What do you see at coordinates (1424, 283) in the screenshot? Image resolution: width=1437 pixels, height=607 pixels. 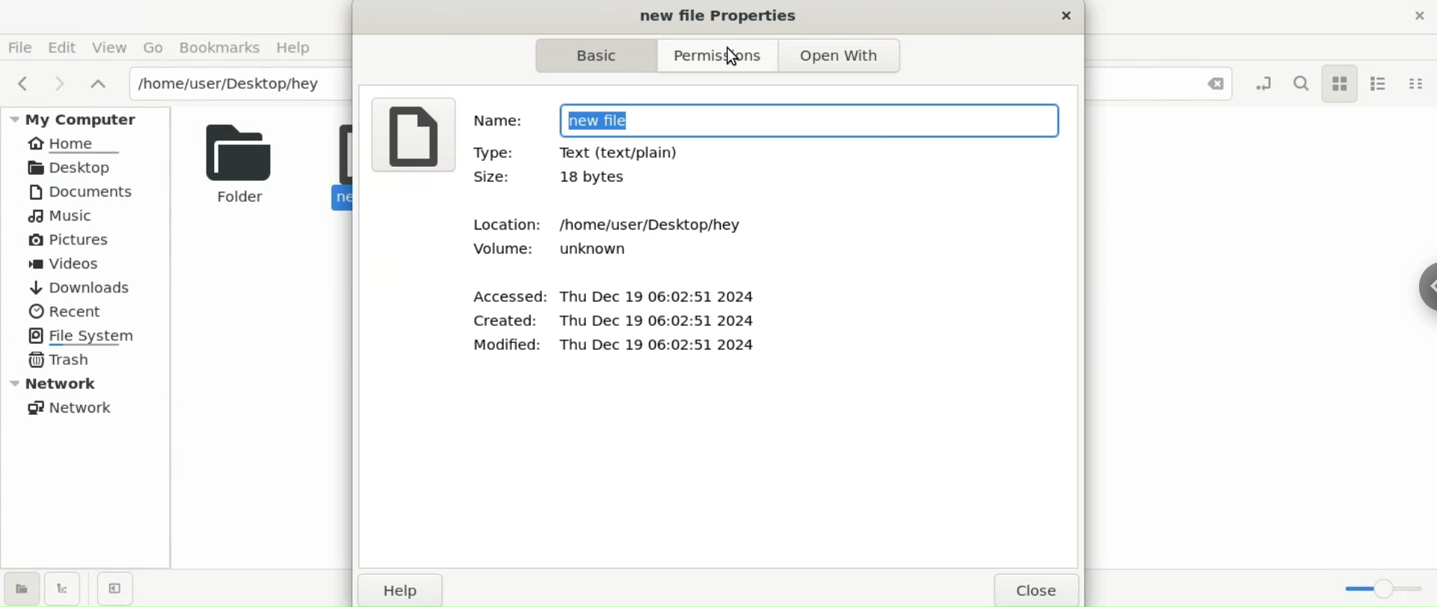 I see `sidebar` at bounding box center [1424, 283].